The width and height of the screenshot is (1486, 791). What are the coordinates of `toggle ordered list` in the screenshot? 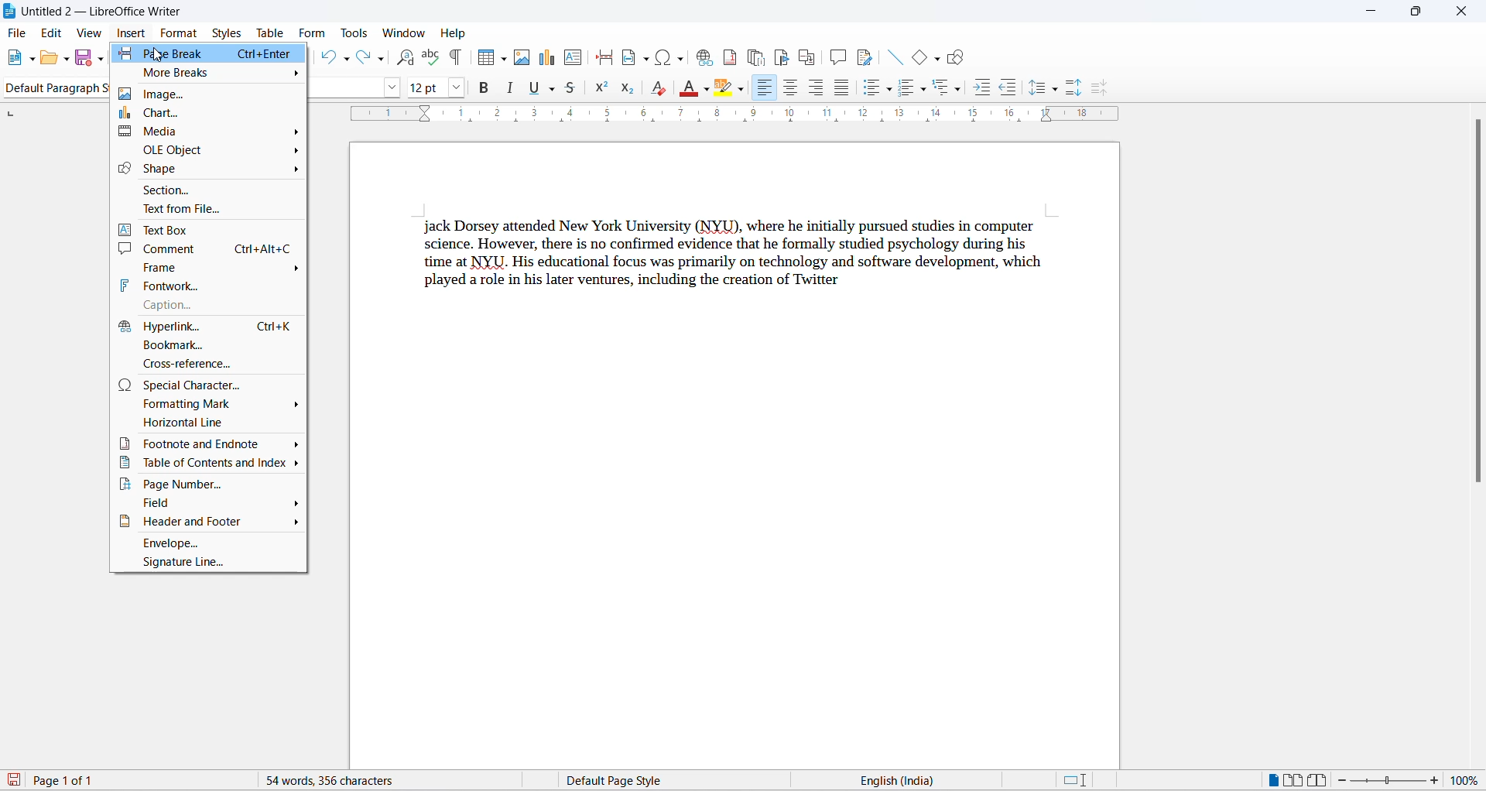 It's located at (907, 91).